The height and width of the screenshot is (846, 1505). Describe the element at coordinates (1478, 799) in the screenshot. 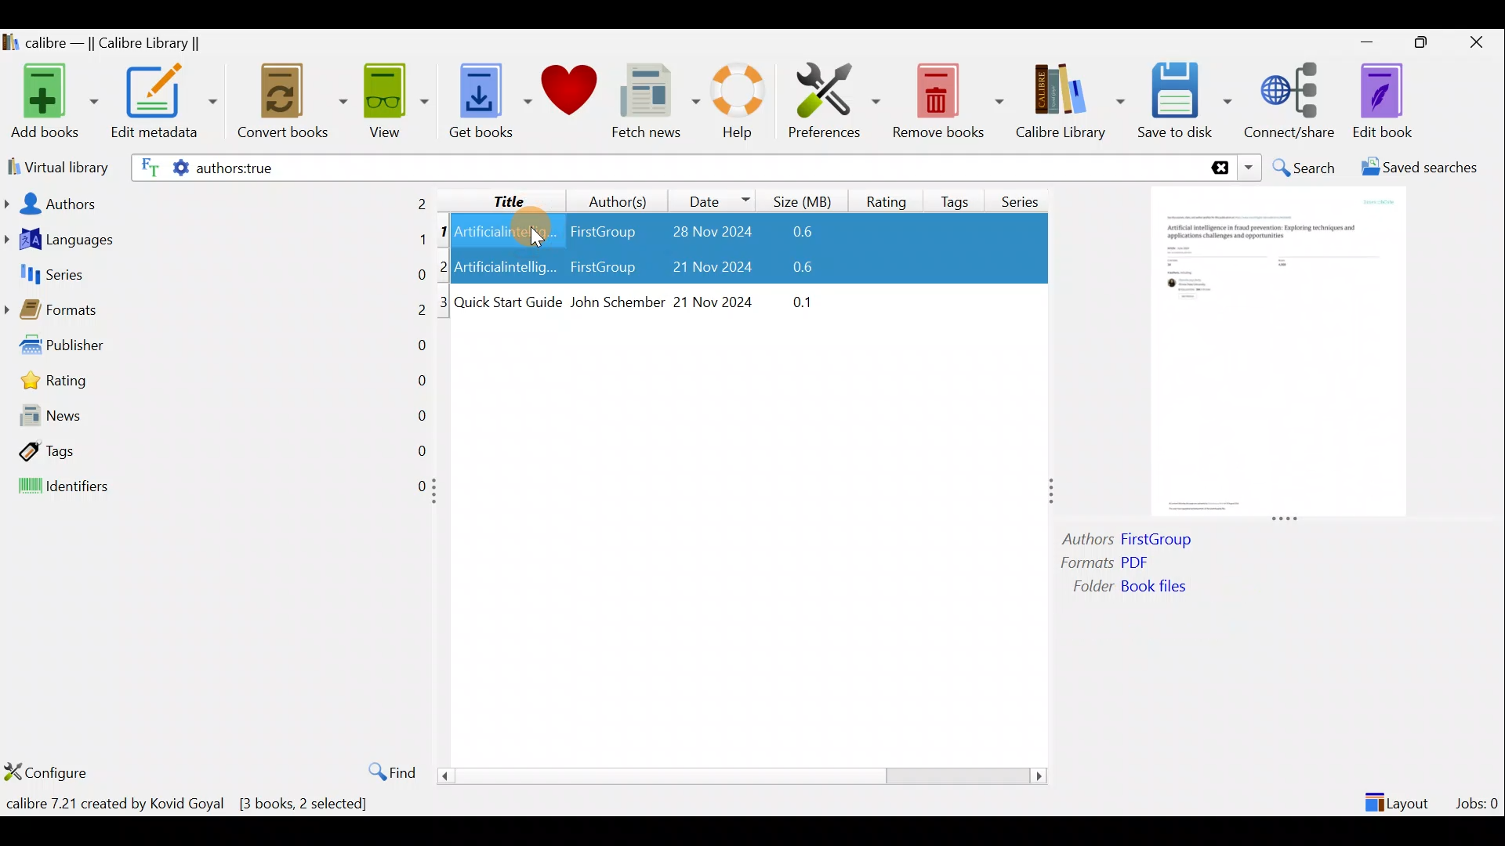

I see `Jobs: 0` at that location.